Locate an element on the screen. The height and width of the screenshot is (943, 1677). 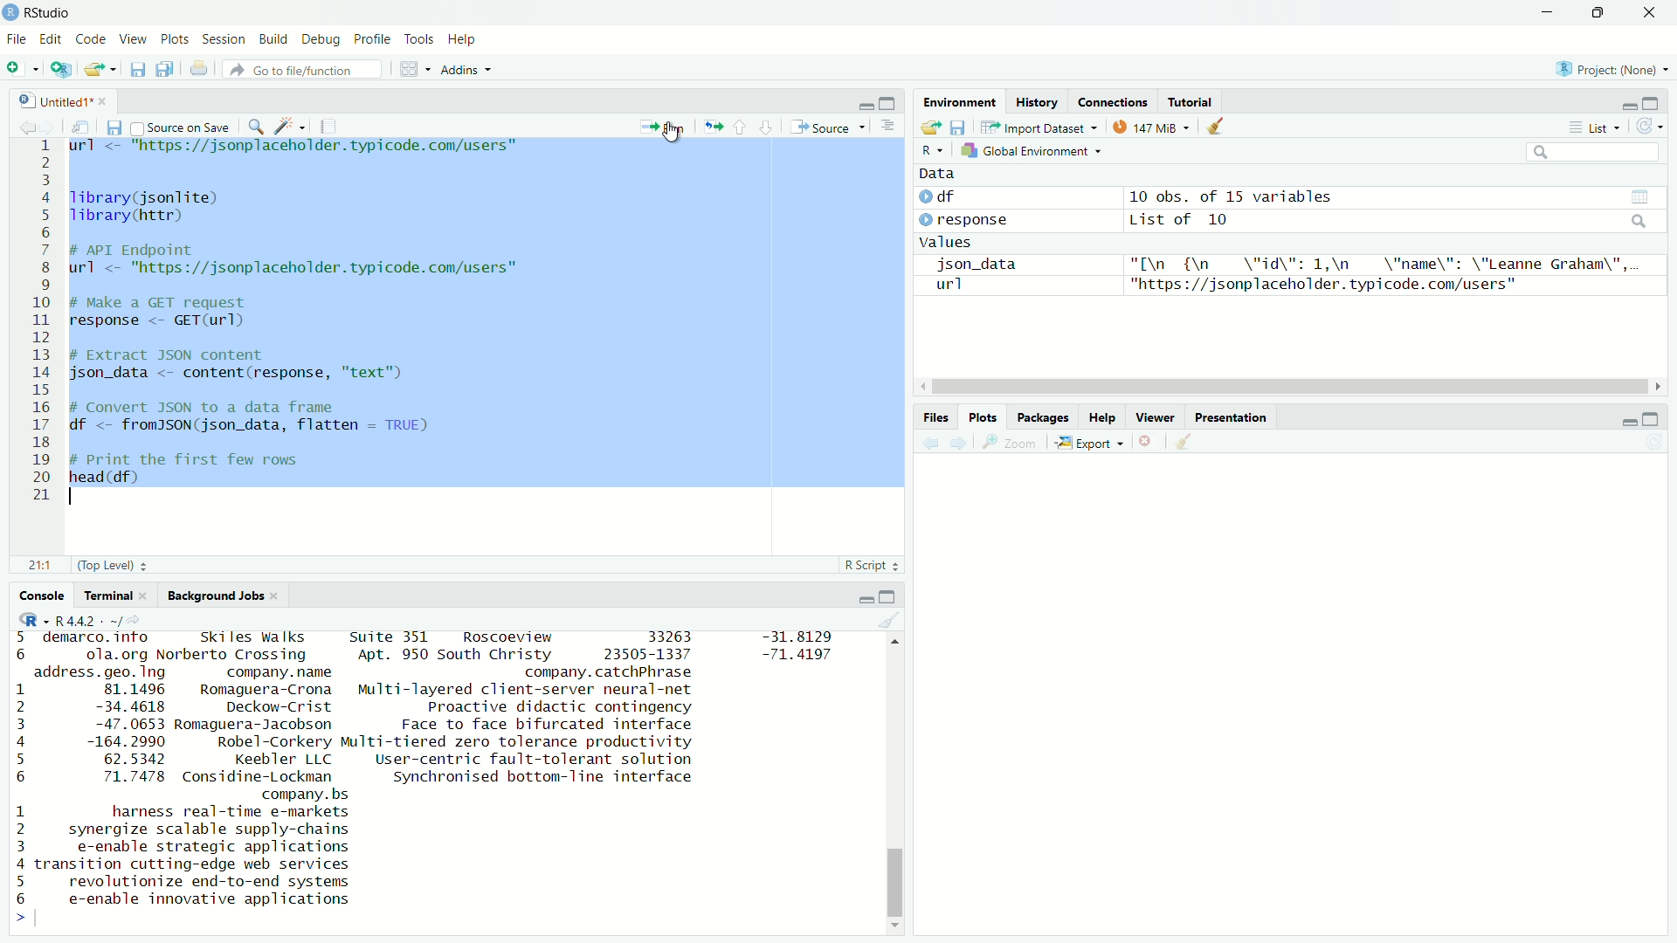
Files is located at coordinates (938, 417).